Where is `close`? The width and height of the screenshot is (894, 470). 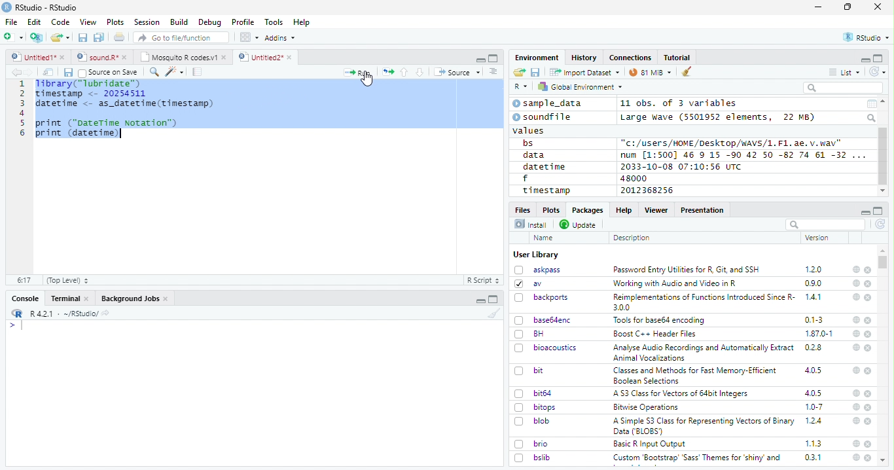 close is located at coordinates (868, 320).